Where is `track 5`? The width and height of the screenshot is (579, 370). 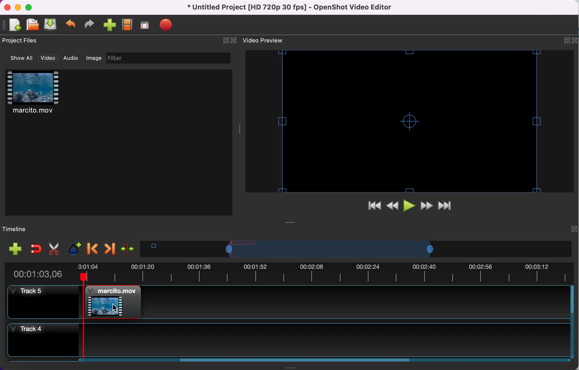 track 5 is located at coordinates (286, 302).